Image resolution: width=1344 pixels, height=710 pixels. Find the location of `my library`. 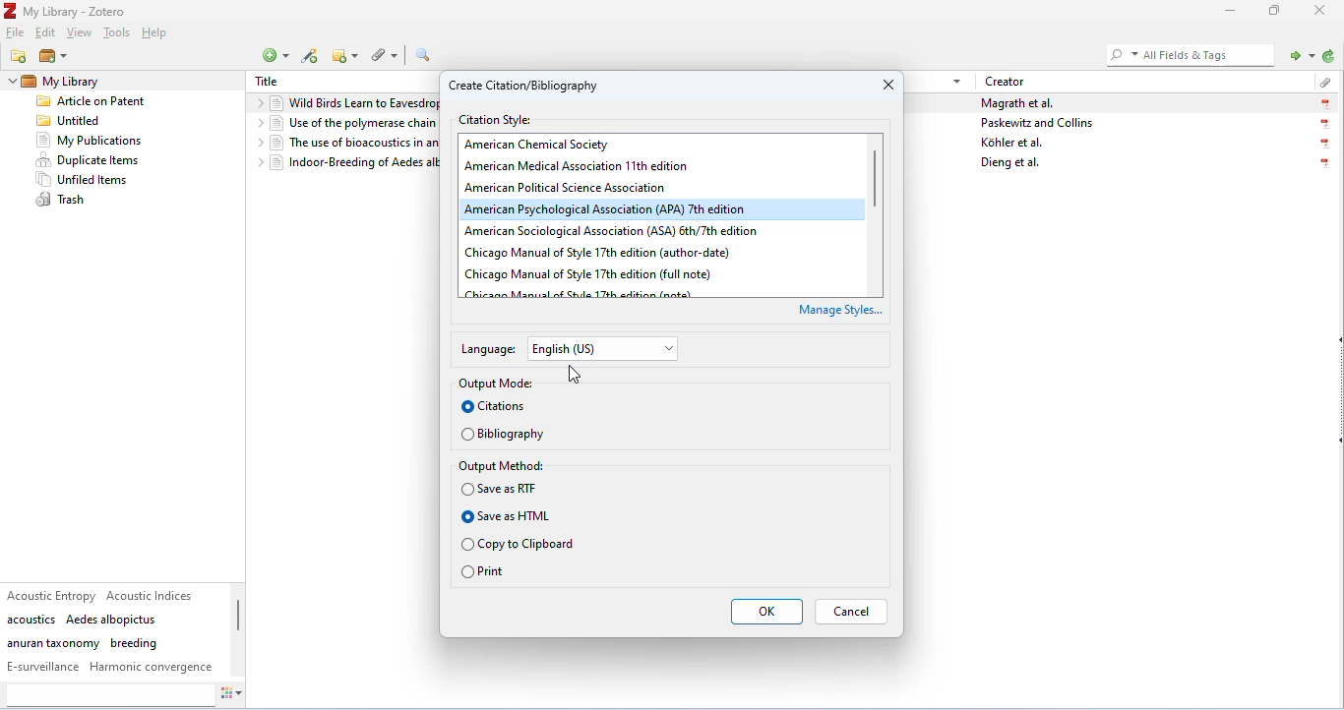

my library is located at coordinates (85, 81).